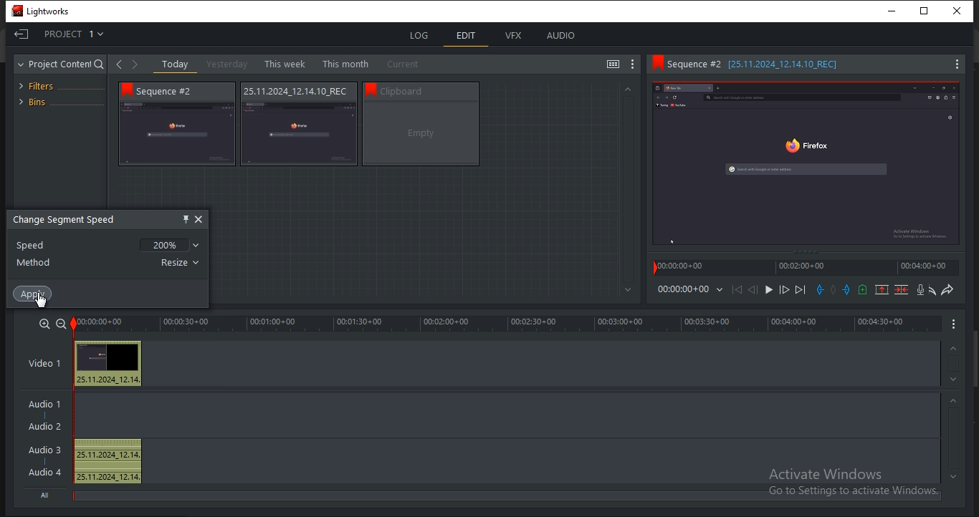 The image size is (979, 517). Describe the element at coordinates (57, 101) in the screenshot. I see `bins` at that location.